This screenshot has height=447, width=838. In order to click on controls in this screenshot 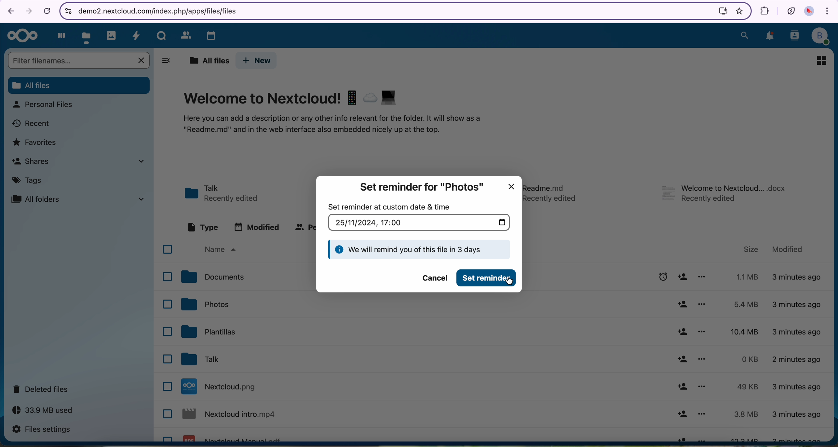, I will do `click(67, 10)`.